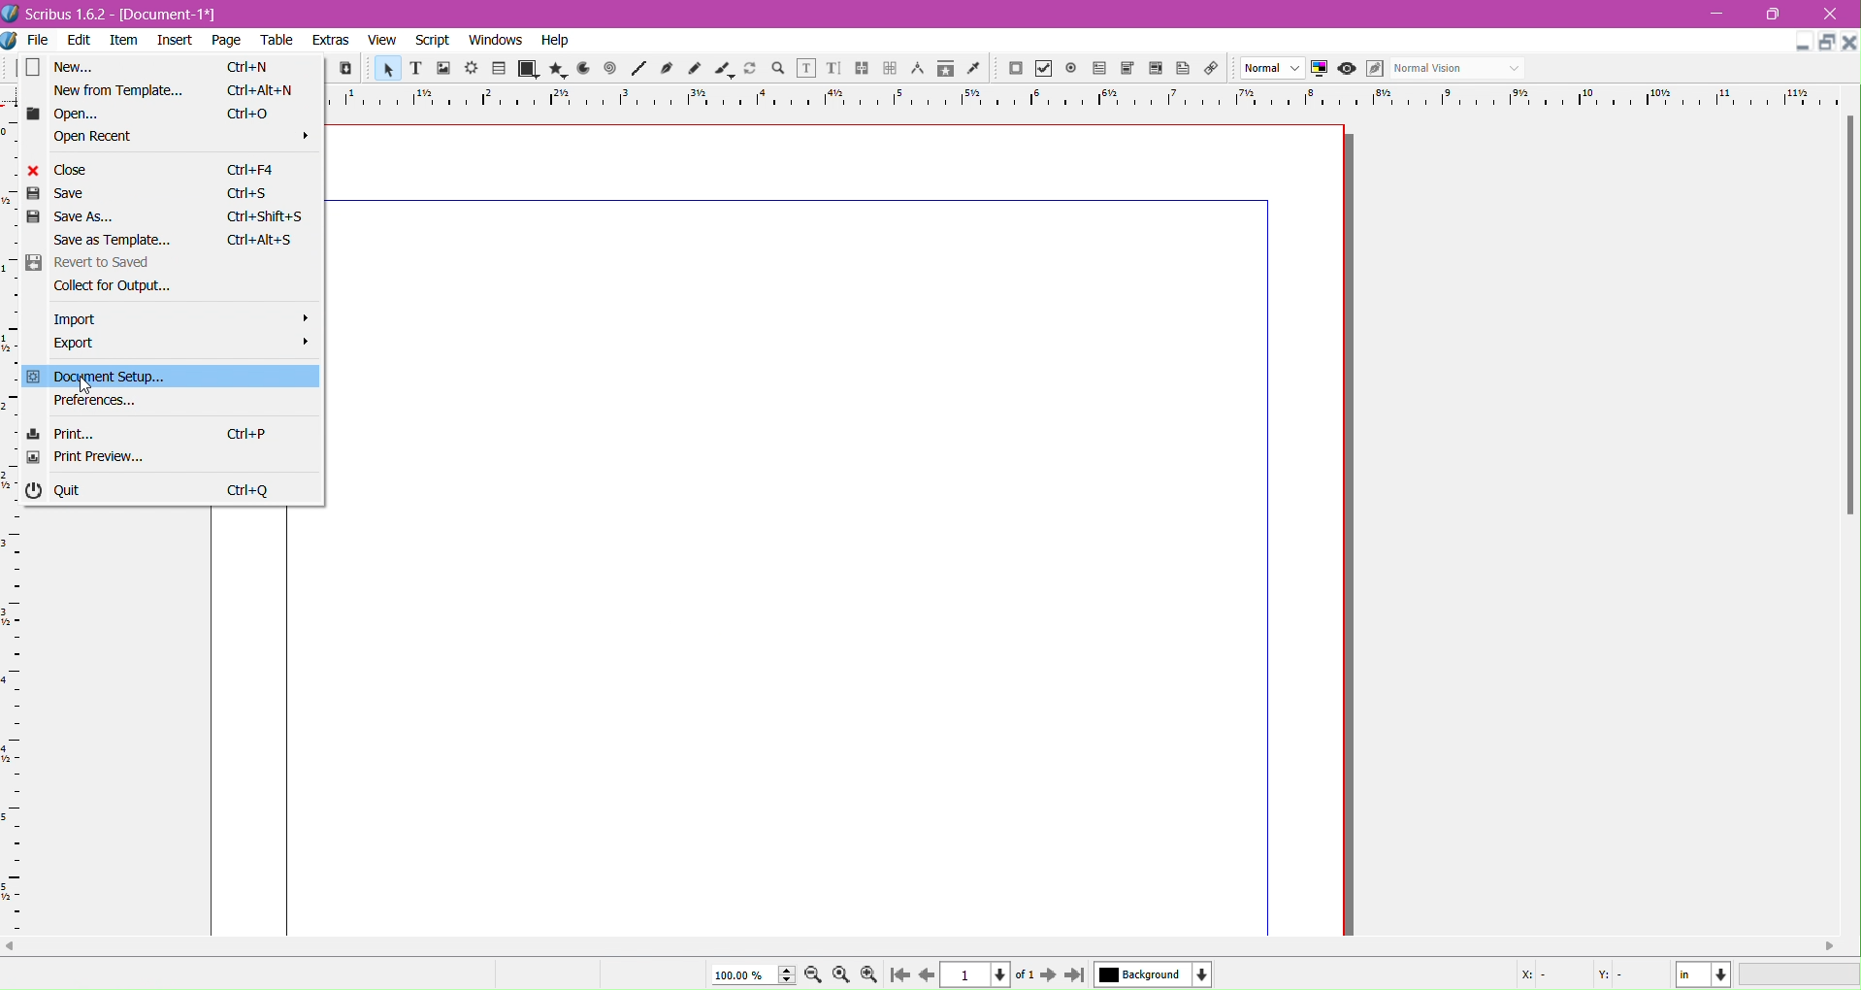 The image size is (1861, 990). I want to click on measuring scale, so click(1085, 97).